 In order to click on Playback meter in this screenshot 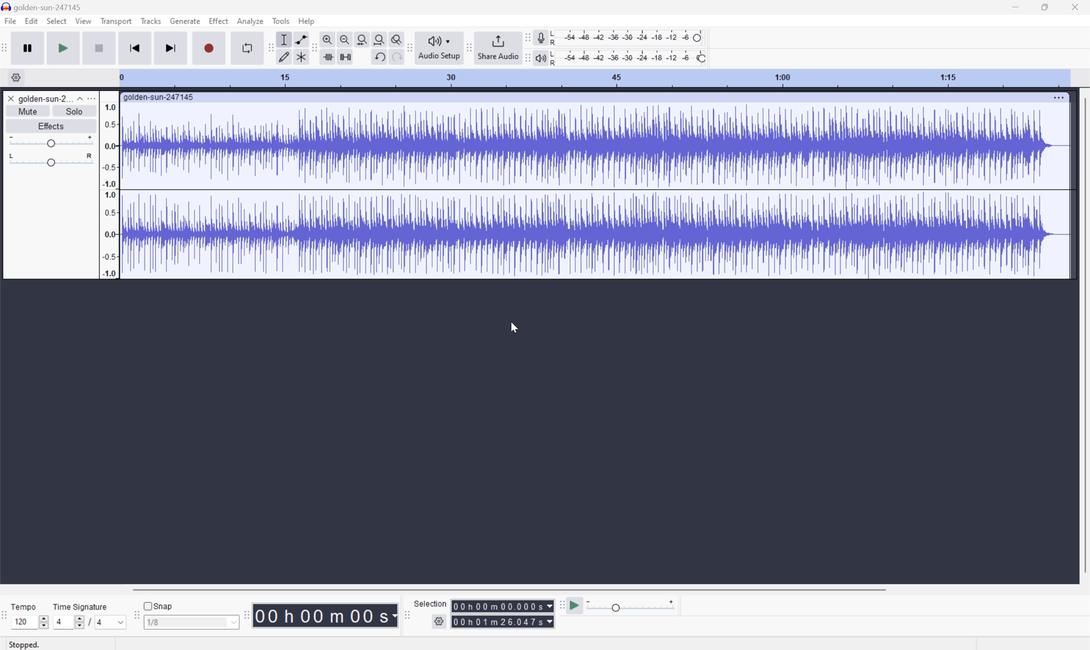, I will do `click(541, 57)`.